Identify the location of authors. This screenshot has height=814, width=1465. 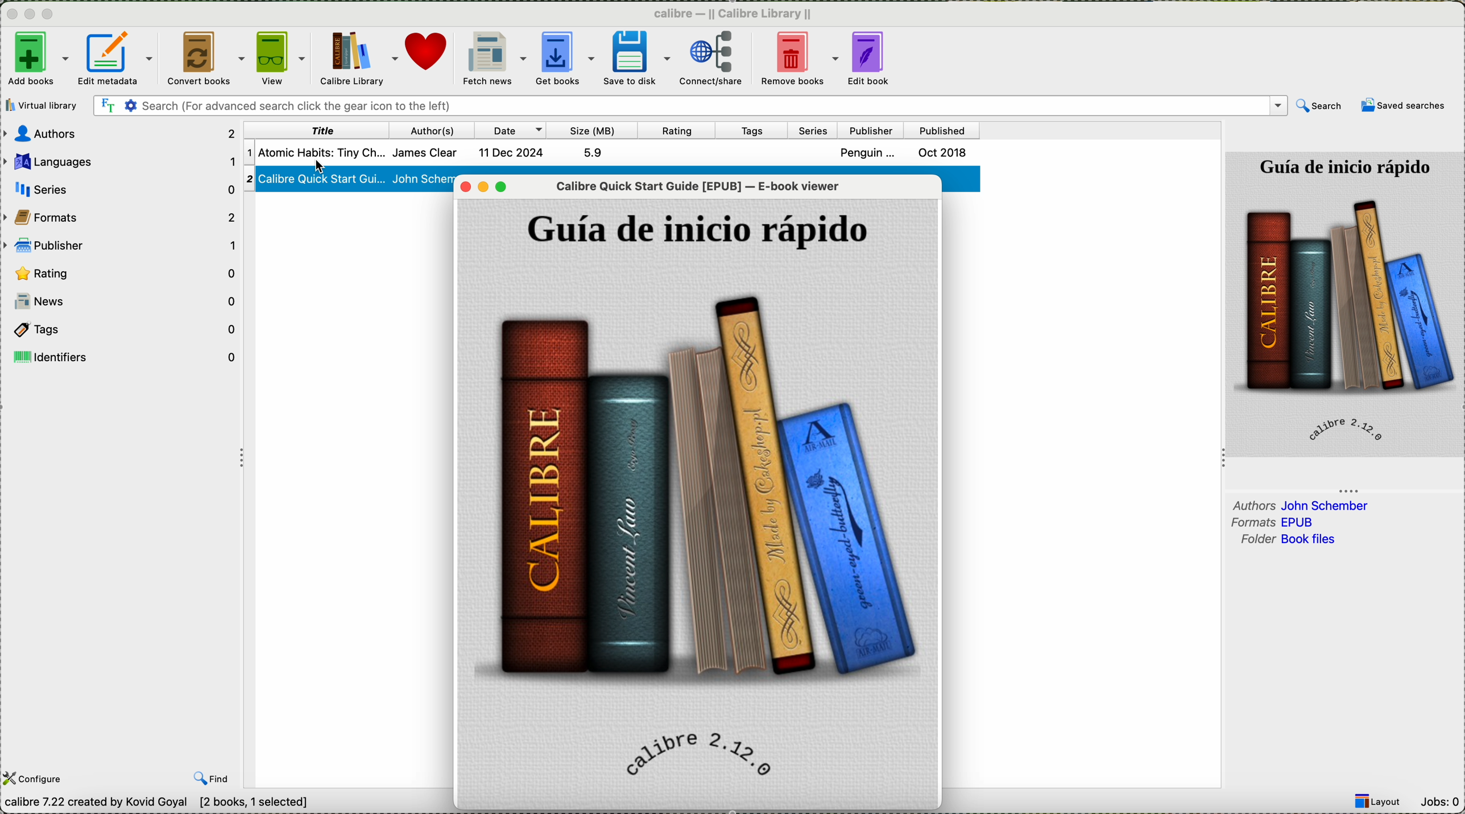
(119, 133).